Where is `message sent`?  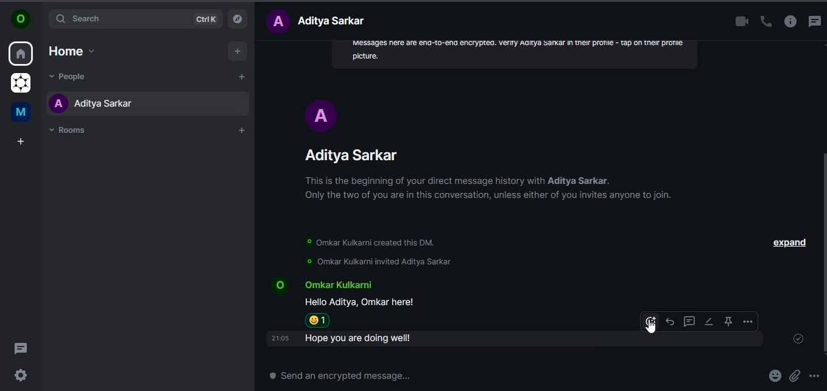
message sent is located at coordinates (800, 340).